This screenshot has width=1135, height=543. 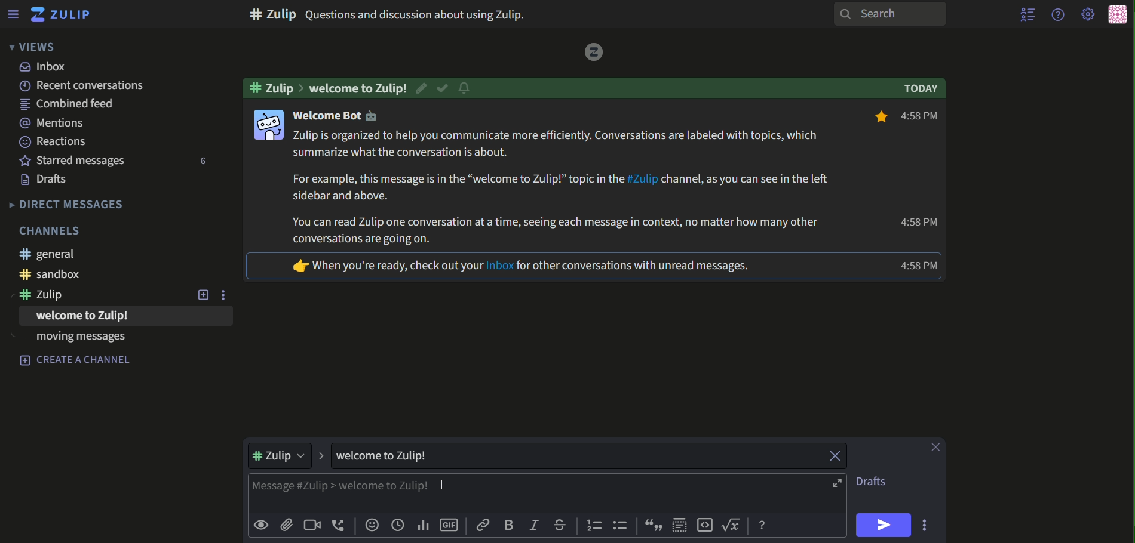 I want to click on text, so click(x=54, y=141).